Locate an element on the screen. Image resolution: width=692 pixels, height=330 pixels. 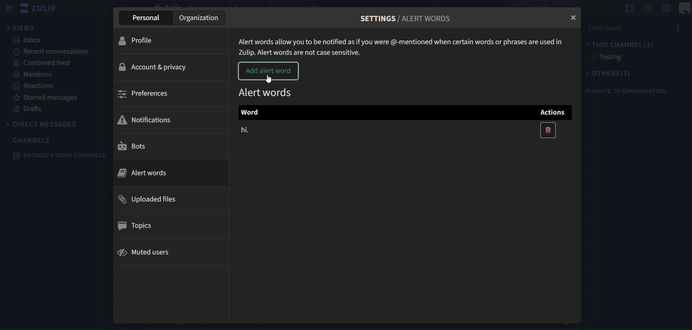
close is located at coordinates (576, 18).